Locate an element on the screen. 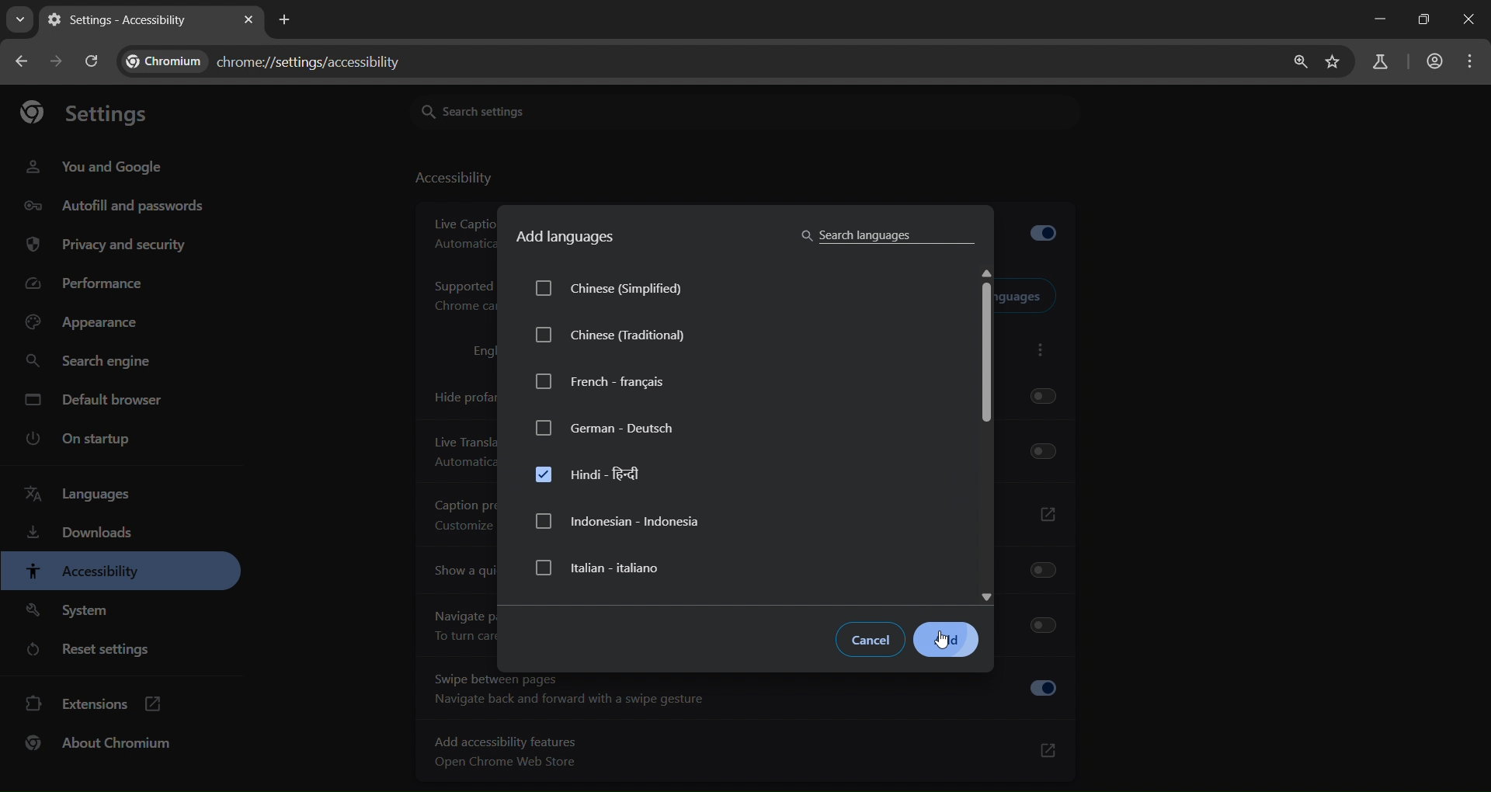 This screenshot has height=792, width=1491. minimize is located at coordinates (1378, 21).